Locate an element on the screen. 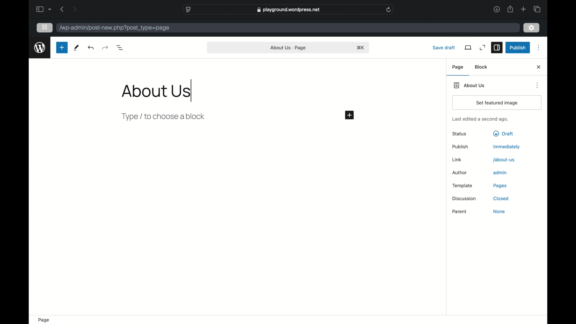 The height and width of the screenshot is (324, 576). next page is located at coordinates (75, 10).